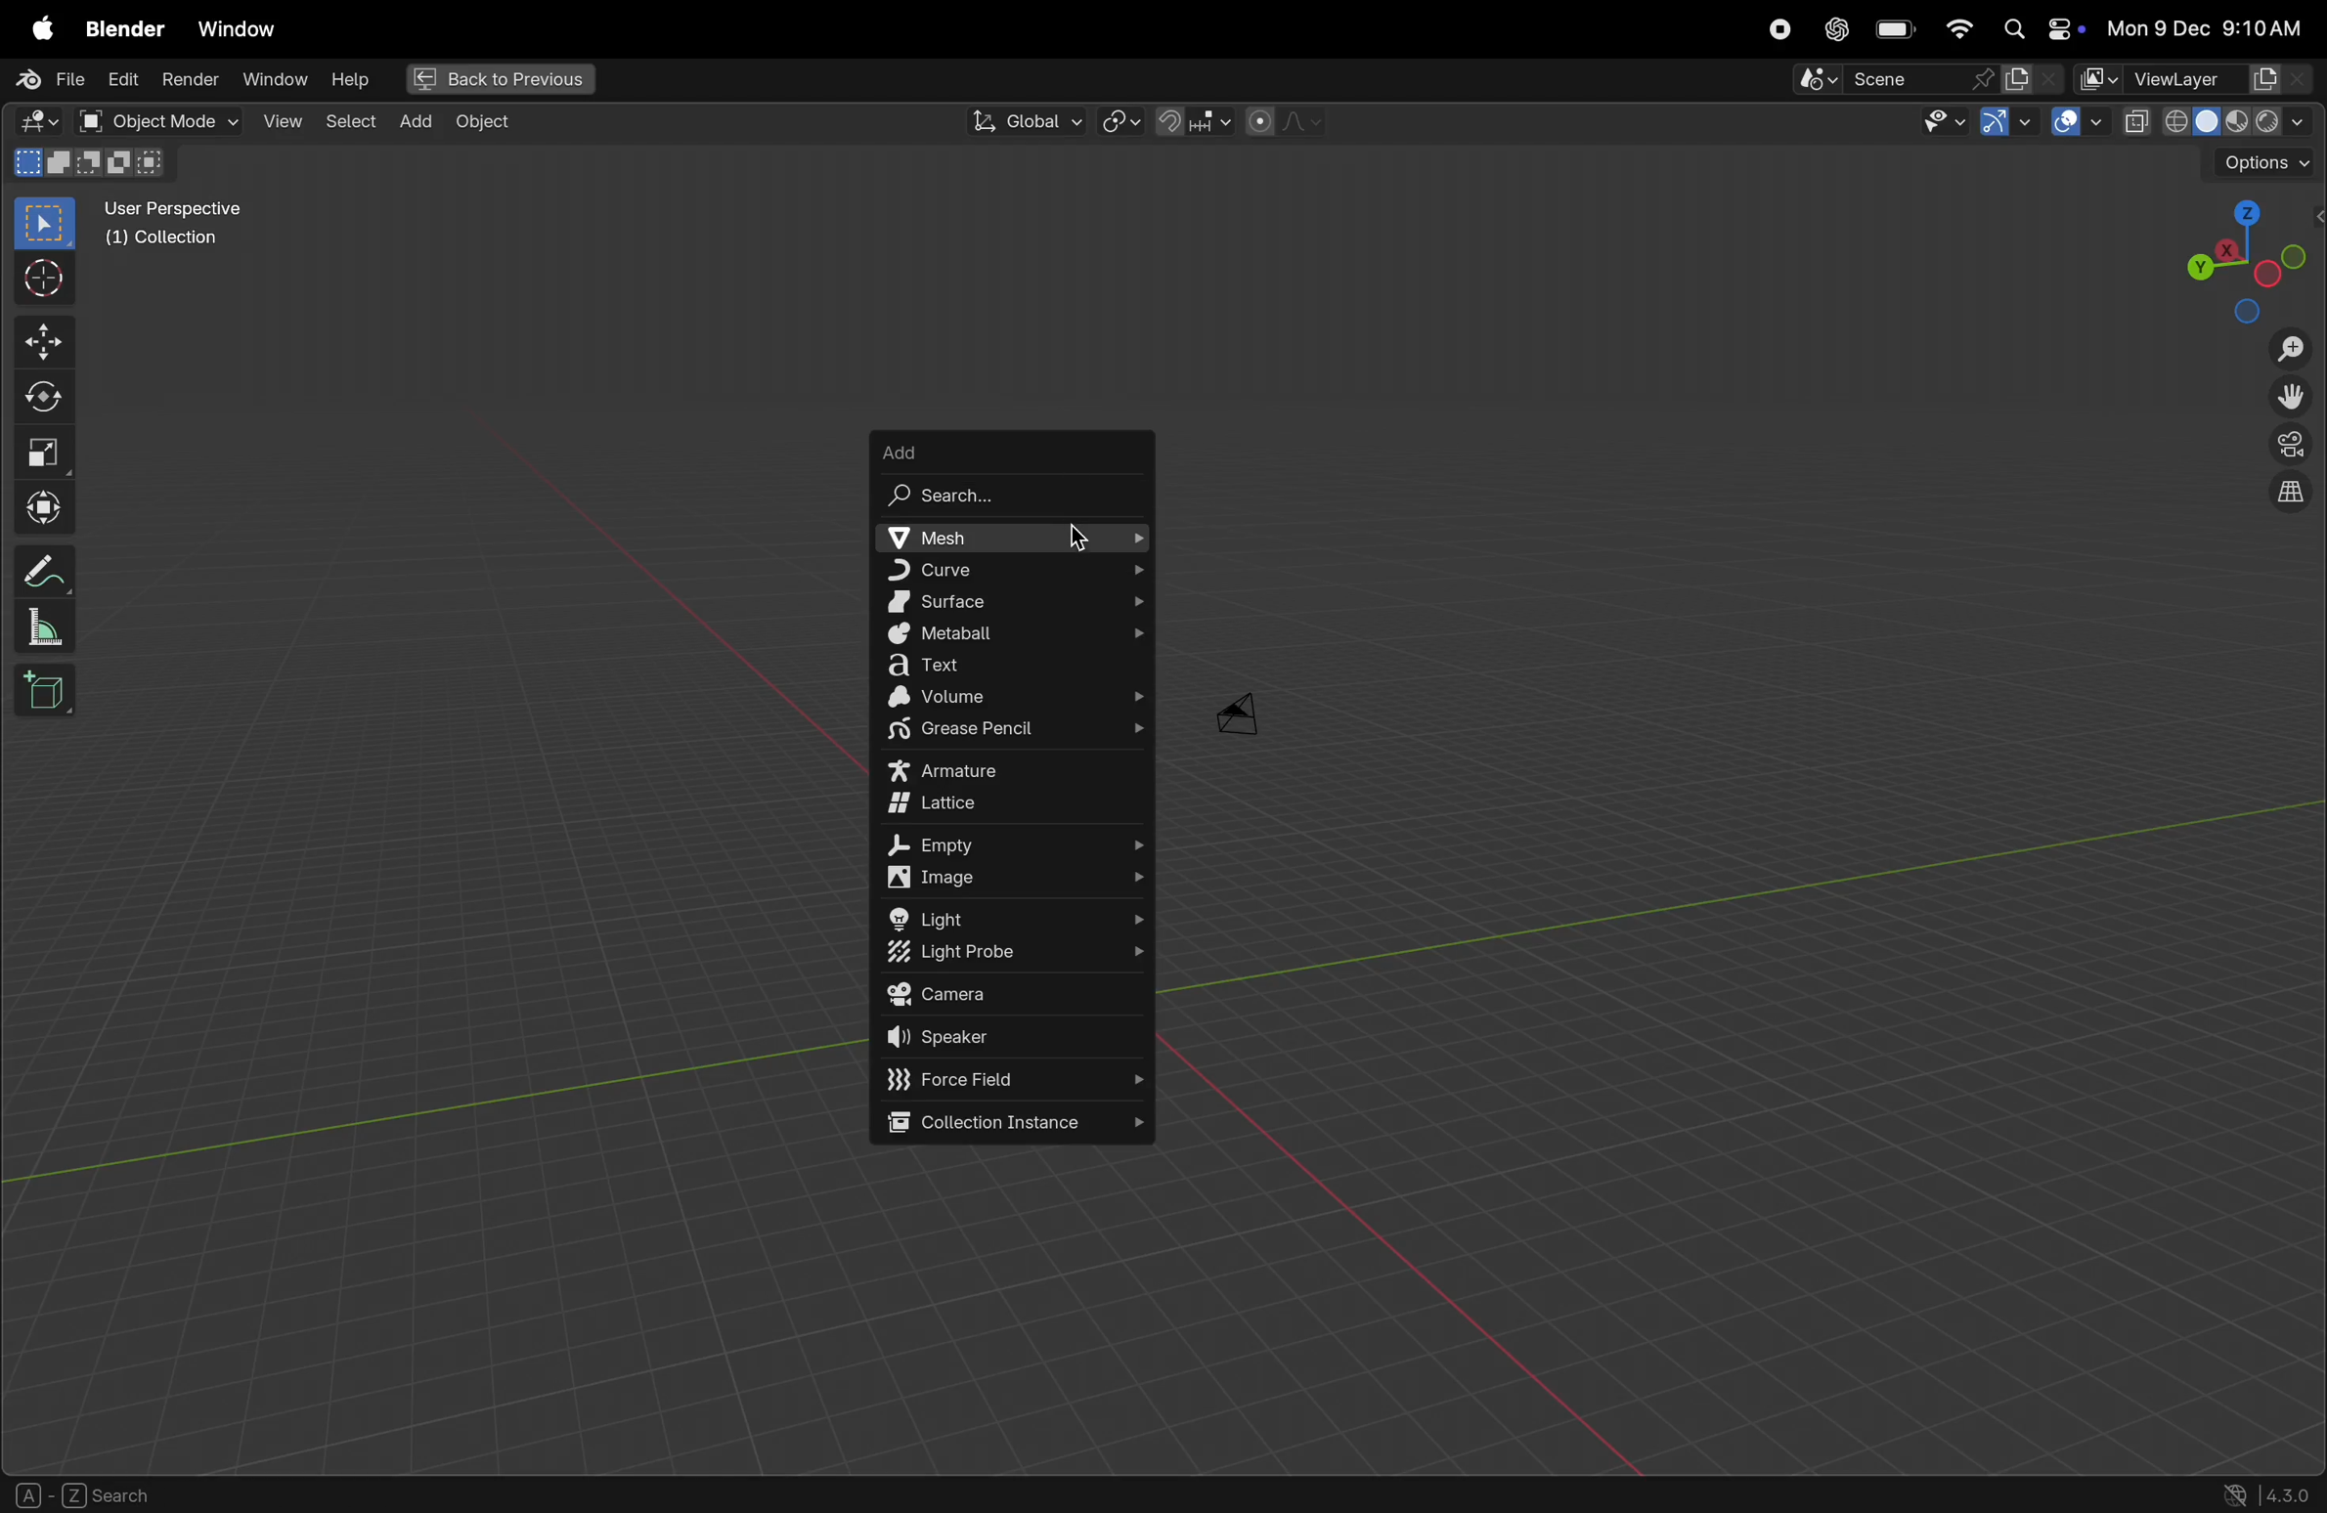  Describe the element at coordinates (411, 120) in the screenshot. I see `add` at that location.